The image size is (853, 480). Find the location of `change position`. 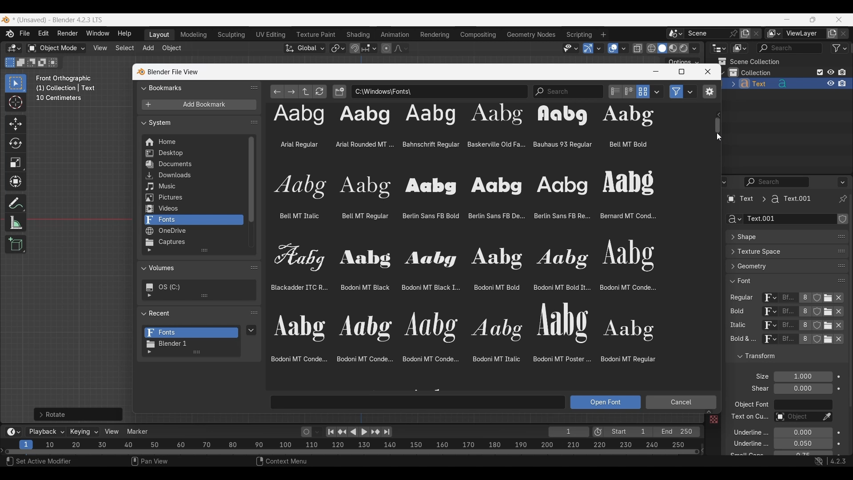

change position is located at coordinates (842, 250).